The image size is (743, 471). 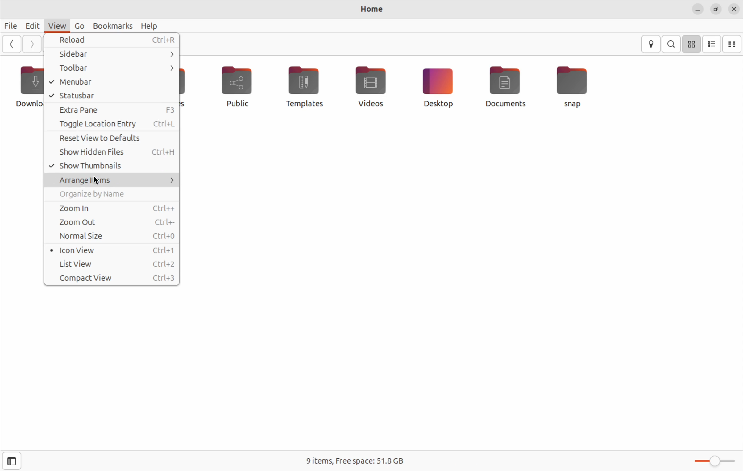 What do you see at coordinates (652, 44) in the screenshot?
I see `location` at bounding box center [652, 44].